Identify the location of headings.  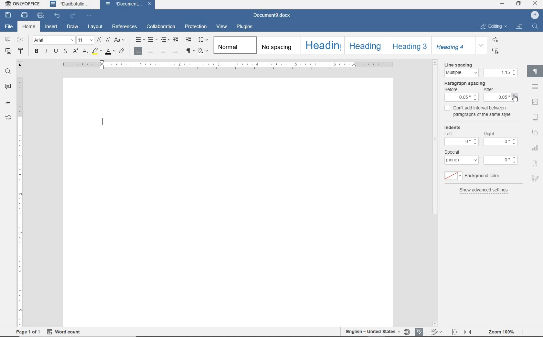
(7, 103).